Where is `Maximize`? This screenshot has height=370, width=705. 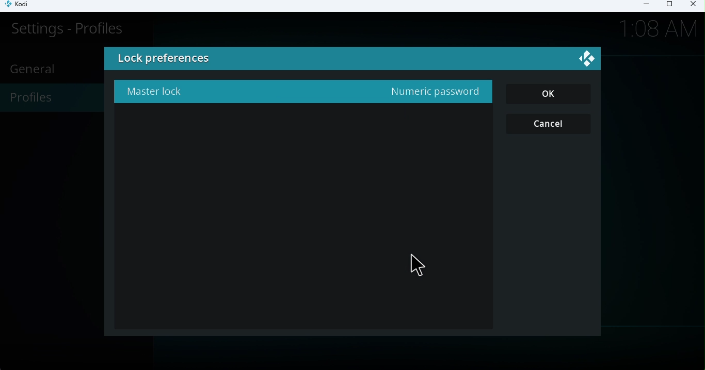
Maximize is located at coordinates (669, 6).